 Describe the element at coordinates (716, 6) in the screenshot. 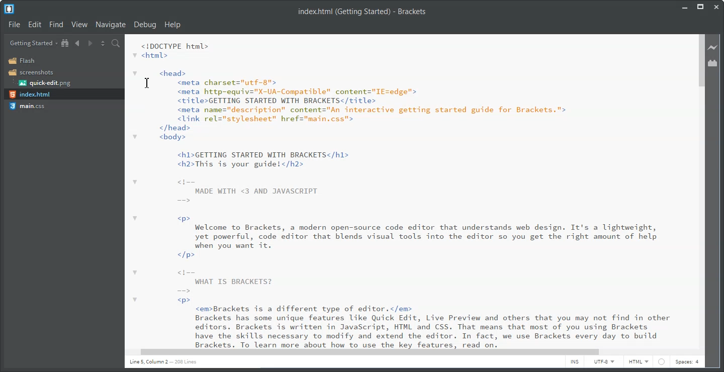

I see `Close` at that location.